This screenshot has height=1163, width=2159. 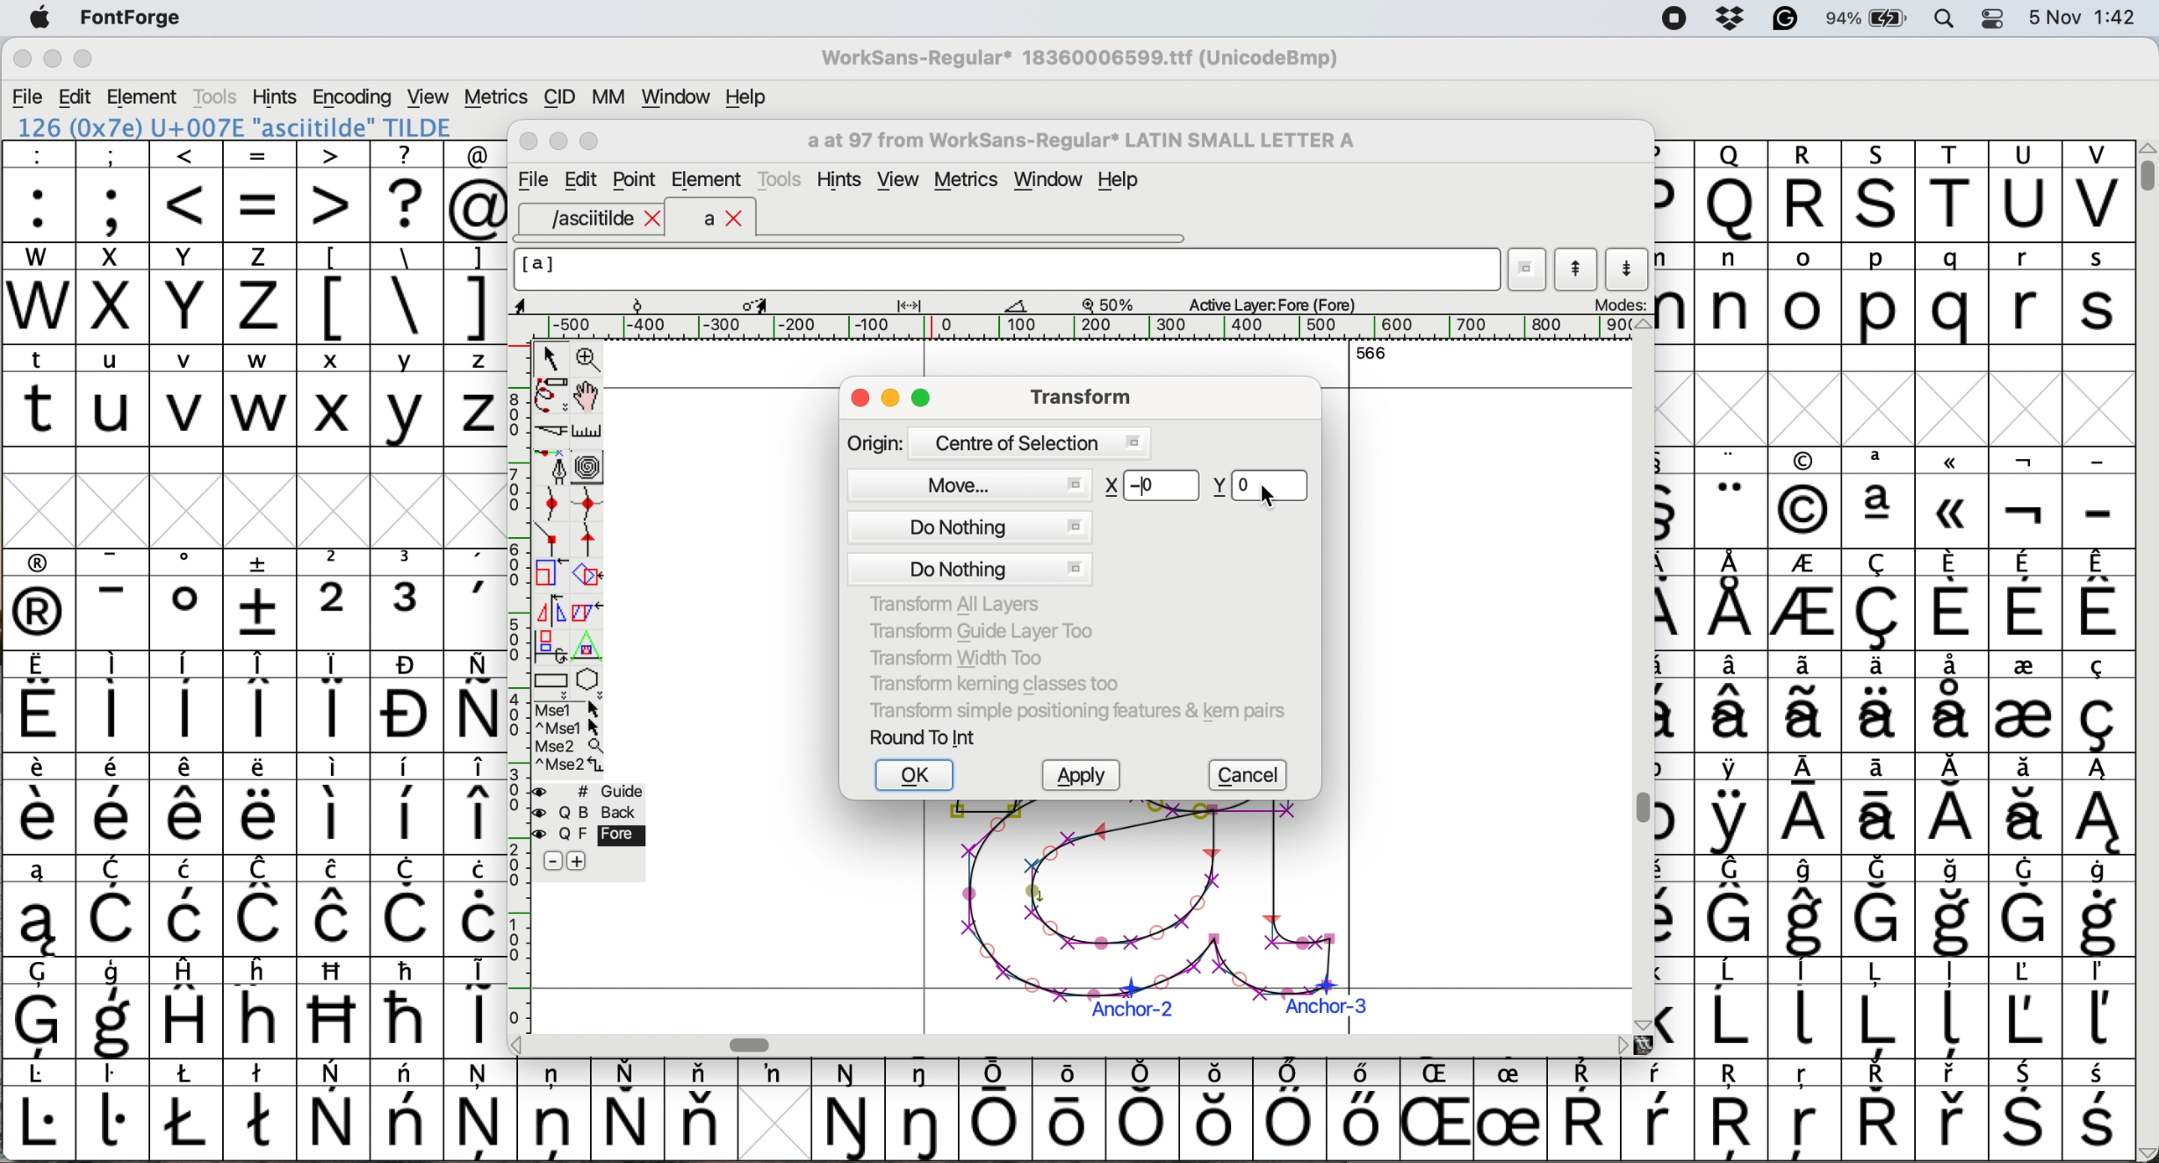 What do you see at coordinates (589, 466) in the screenshot?
I see `change whether spiro is active or not` at bounding box center [589, 466].